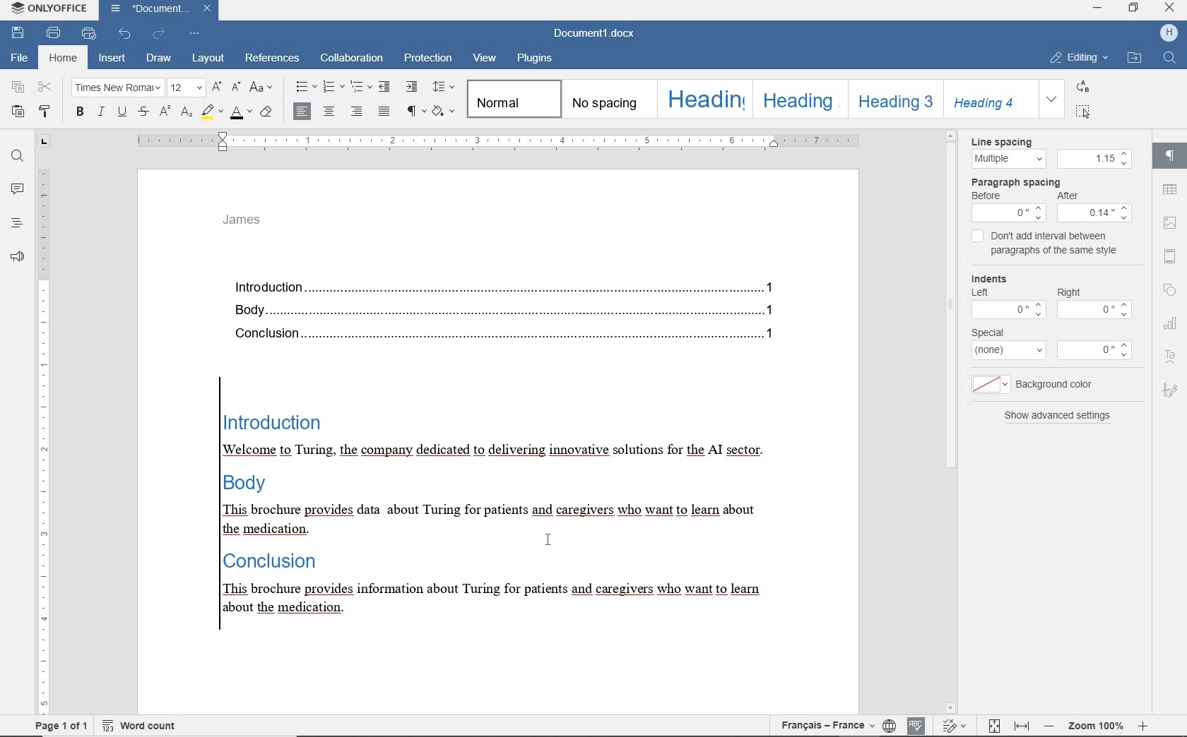 This screenshot has height=737, width=1187. What do you see at coordinates (54, 33) in the screenshot?
I see `print` at bounding box center [54, 33].